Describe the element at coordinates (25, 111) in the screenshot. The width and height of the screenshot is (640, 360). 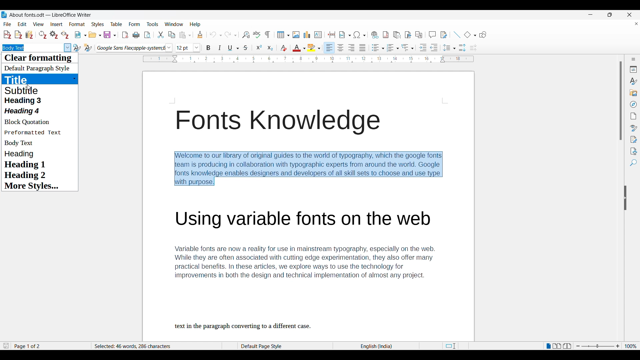
I see `heading` at that location.